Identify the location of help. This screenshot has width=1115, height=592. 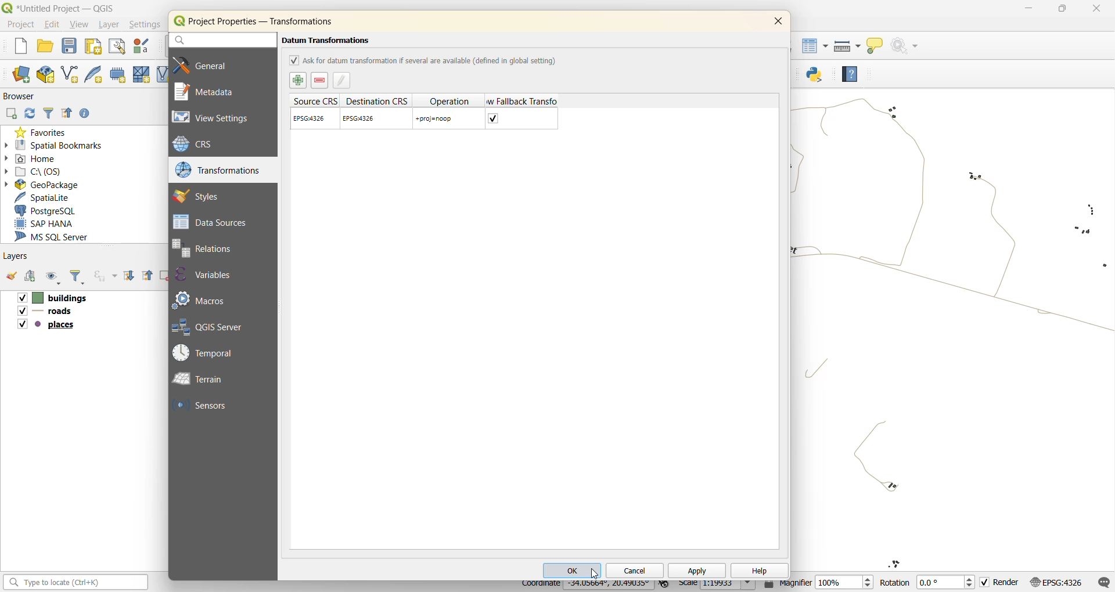
(850, 73).